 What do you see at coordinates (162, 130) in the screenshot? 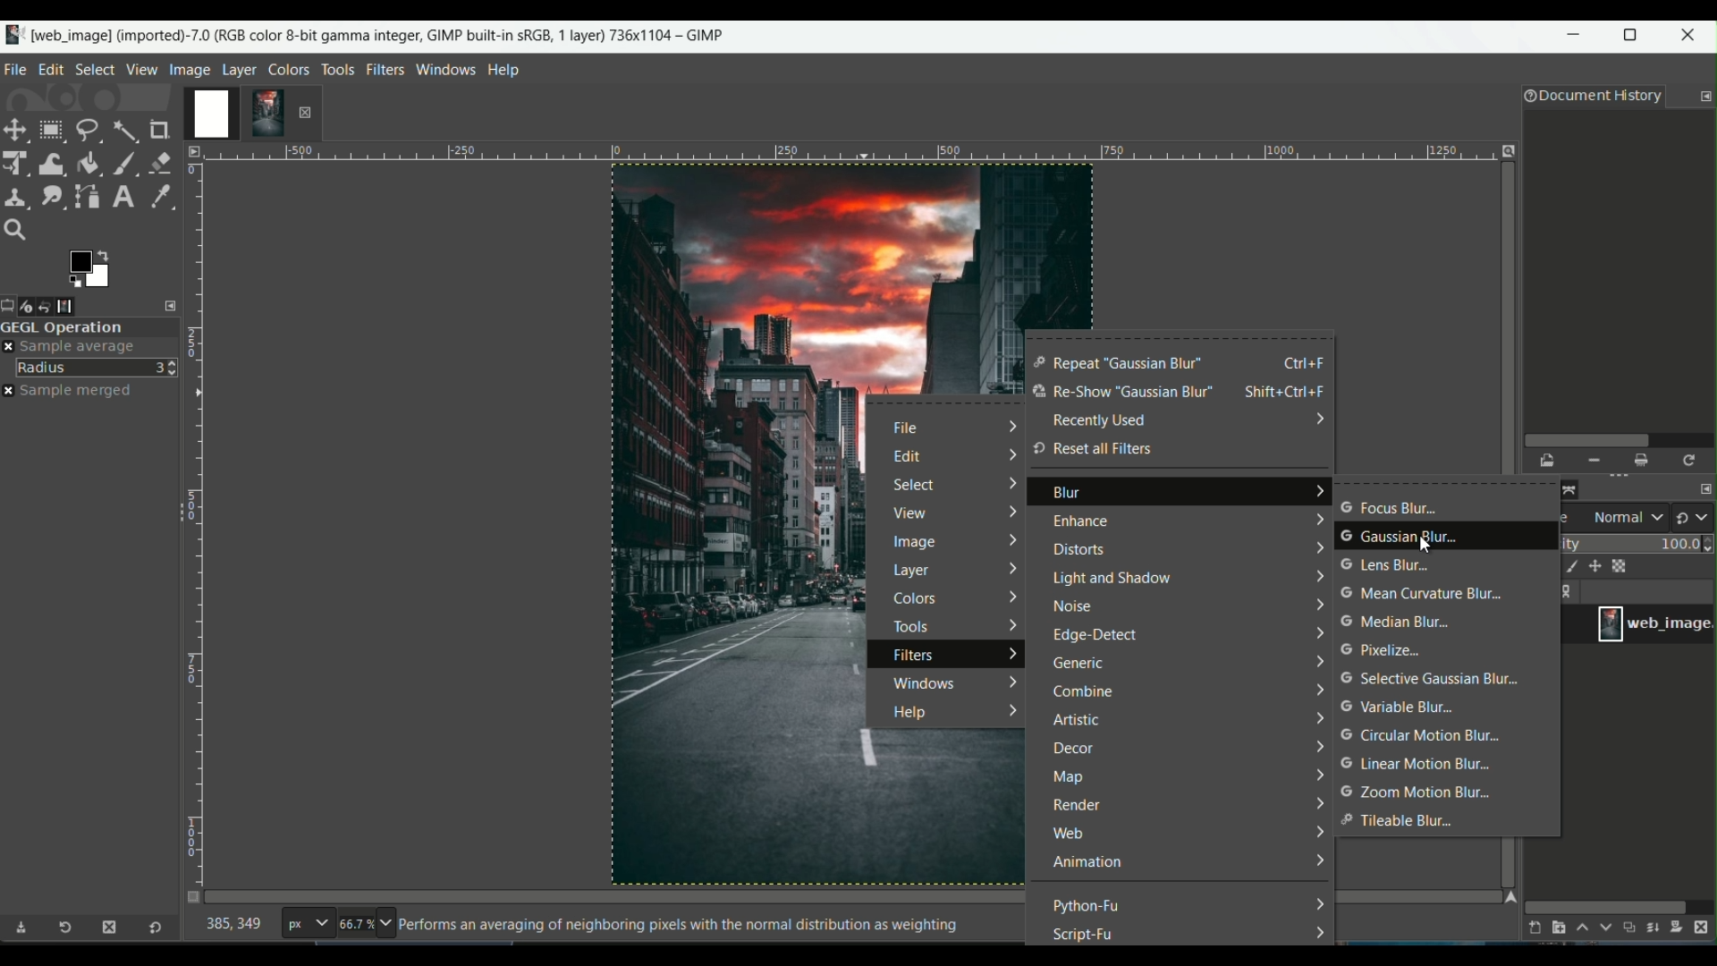
I see `crop tool` at bounding box center [162, 130].